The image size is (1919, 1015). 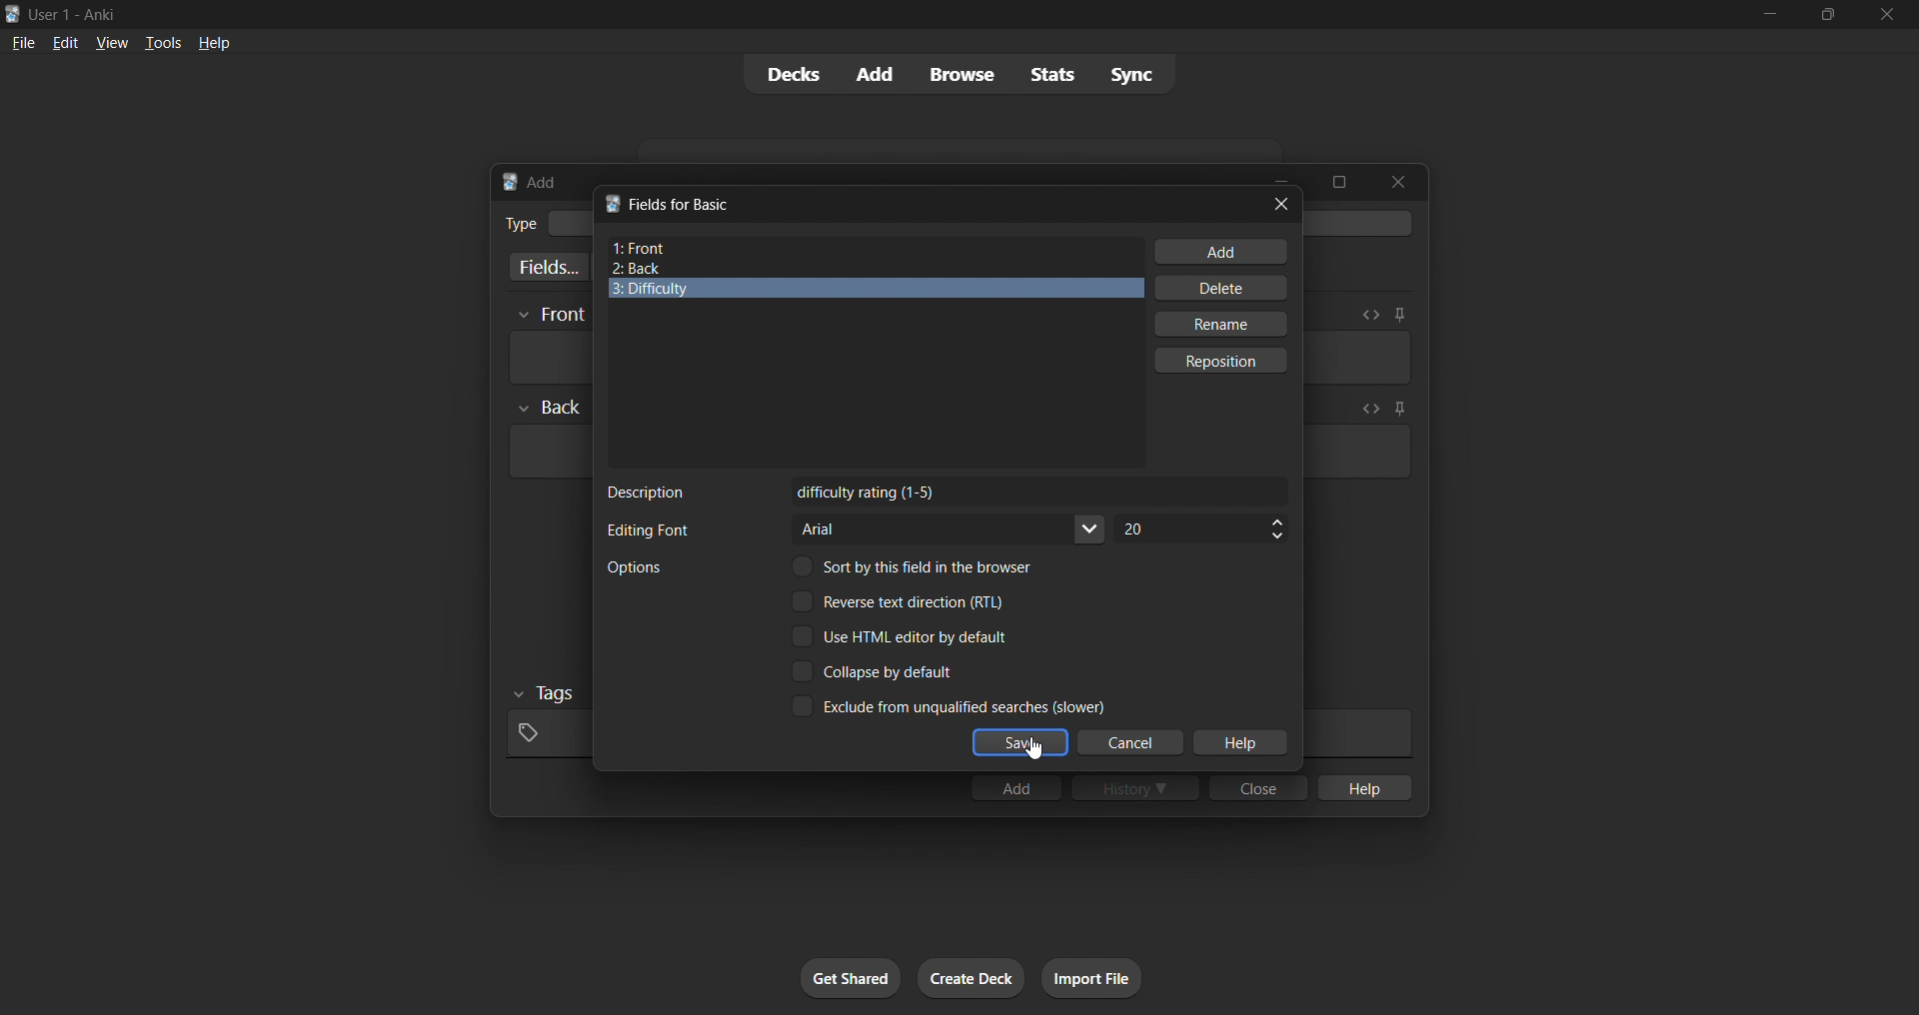 What do you see at coordinates (1370, 315) in the screenshot?
I see `Toggle HTML editor` at bounding box center [1370, 315].